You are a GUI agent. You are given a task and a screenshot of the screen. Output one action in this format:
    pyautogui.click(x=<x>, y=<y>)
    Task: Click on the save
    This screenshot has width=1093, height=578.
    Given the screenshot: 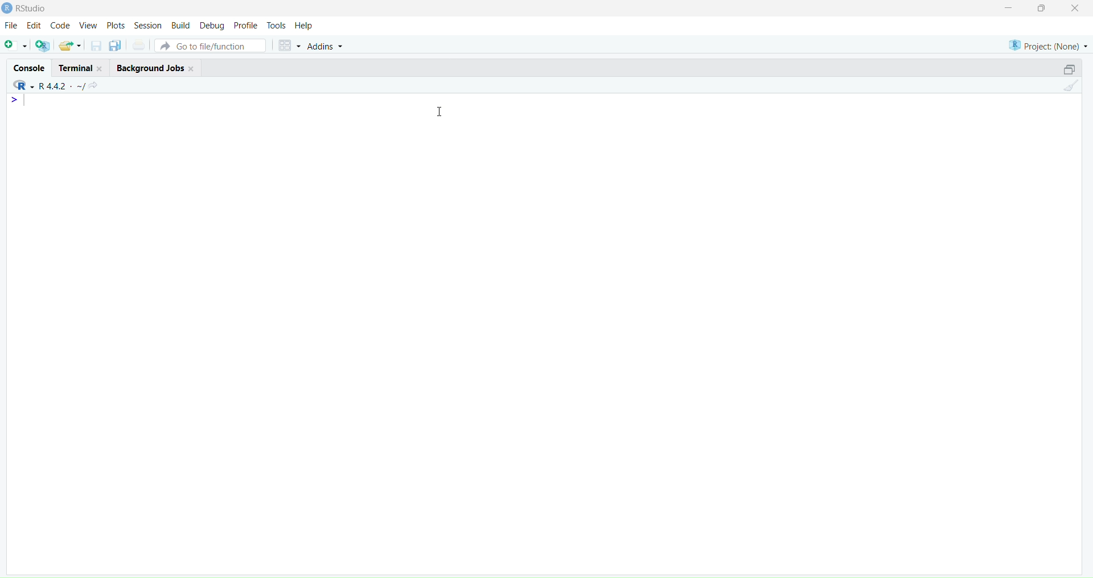 What is the action you would take?
    pyautogui.click(x=95, y=48)
    